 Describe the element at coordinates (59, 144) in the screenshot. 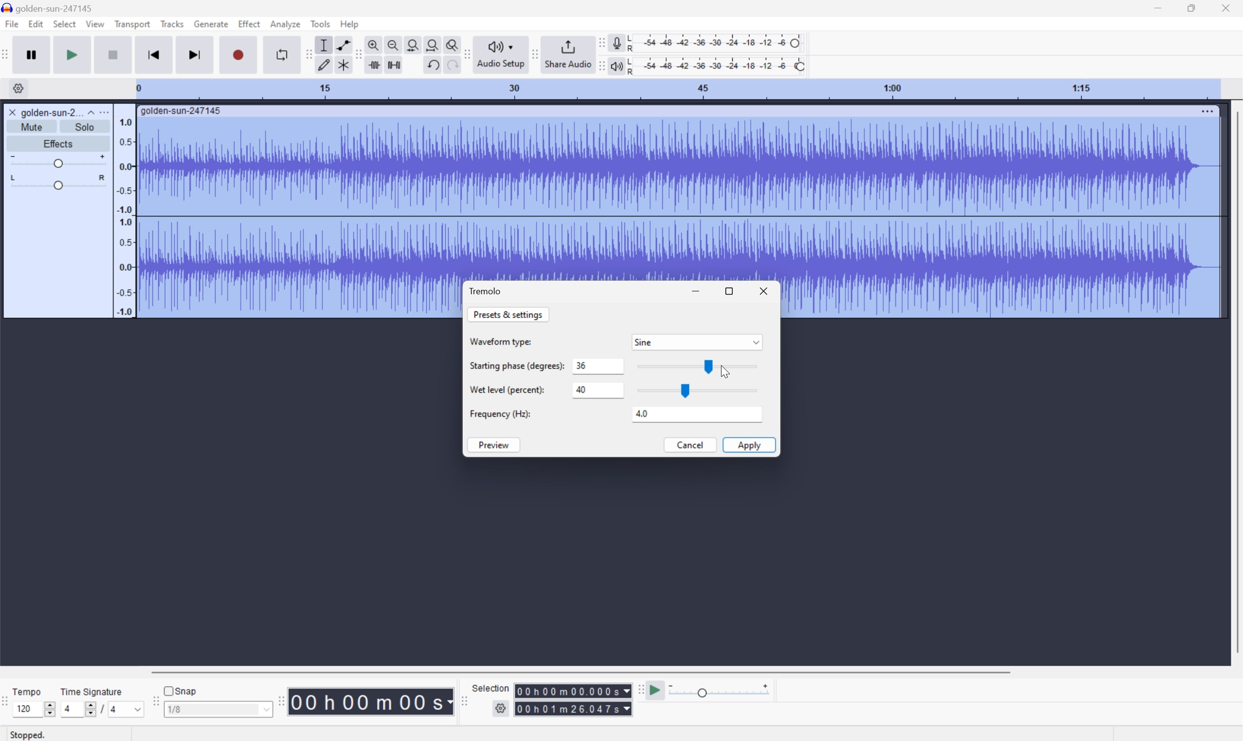

I see `Effects` at that location.